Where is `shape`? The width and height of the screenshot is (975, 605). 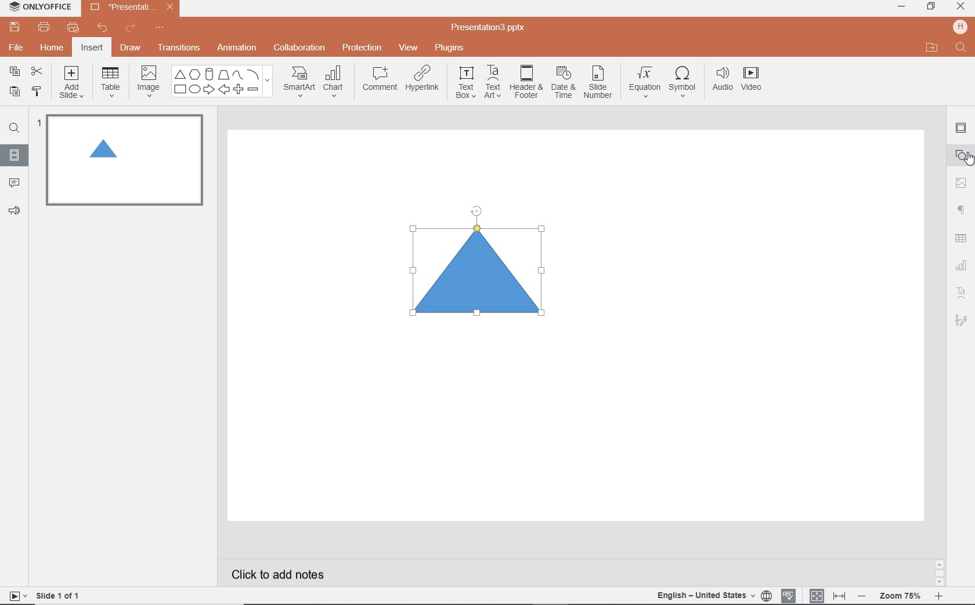
shape is located at coordinates (481, 271).